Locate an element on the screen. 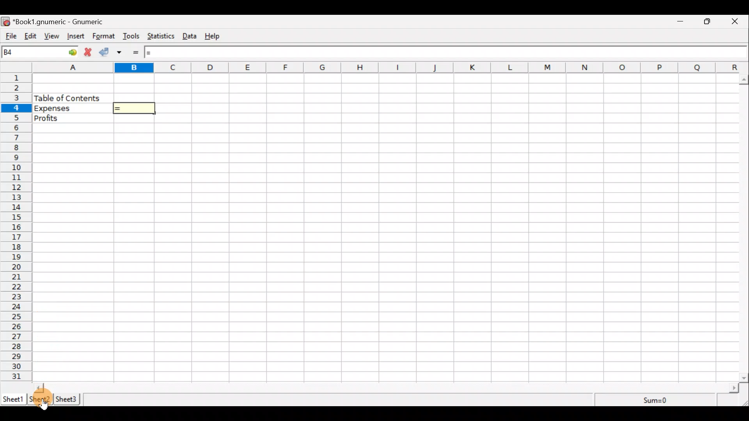 This screenshot has width=749, height=421. scroll left is located at coordinates (39, 387).